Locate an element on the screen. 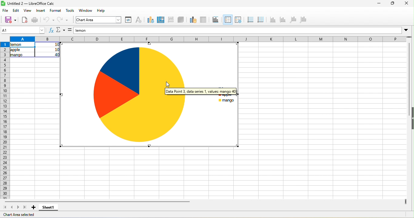  view is located at coordinates (28, 11).